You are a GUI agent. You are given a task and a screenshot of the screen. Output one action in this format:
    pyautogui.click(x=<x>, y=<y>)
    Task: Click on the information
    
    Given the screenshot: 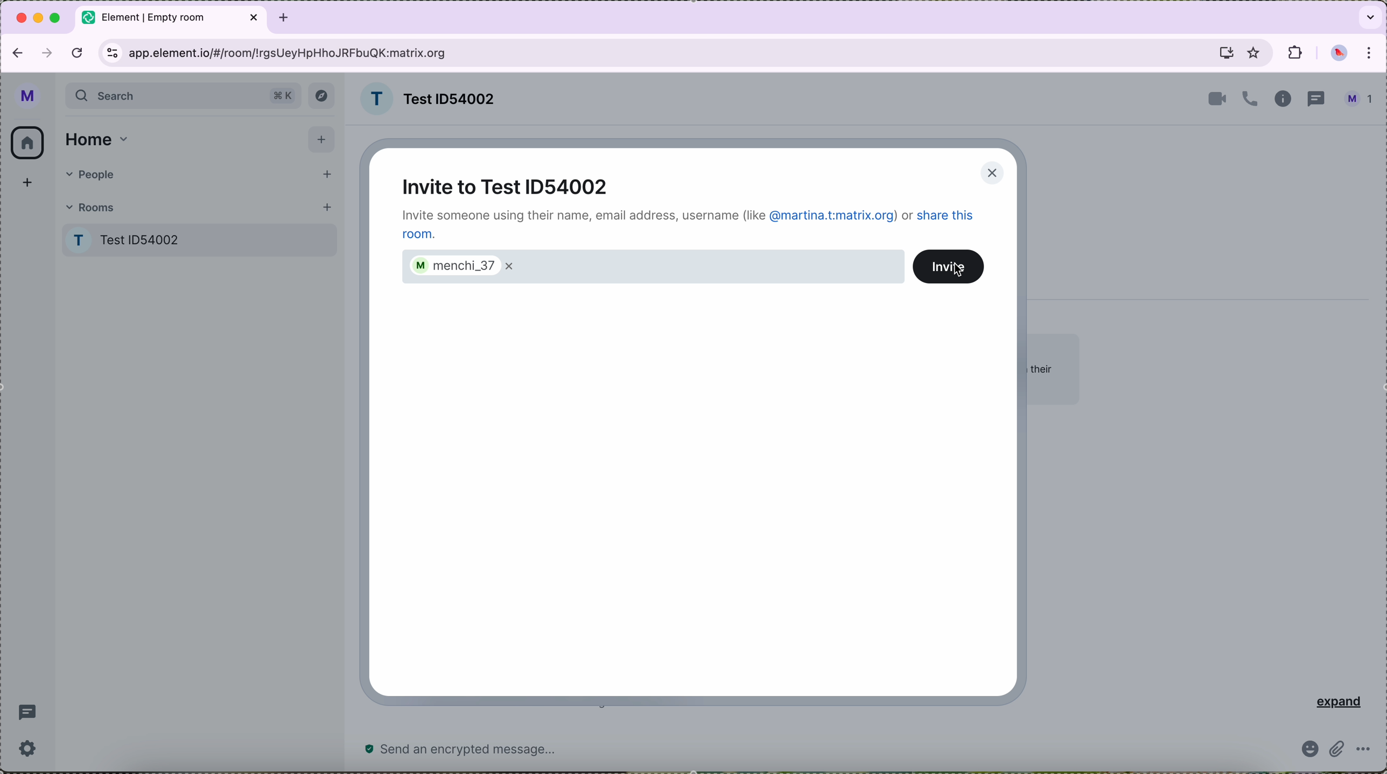 What is the action you would take?
    pyautogui.click(x=1283, y=100)
    